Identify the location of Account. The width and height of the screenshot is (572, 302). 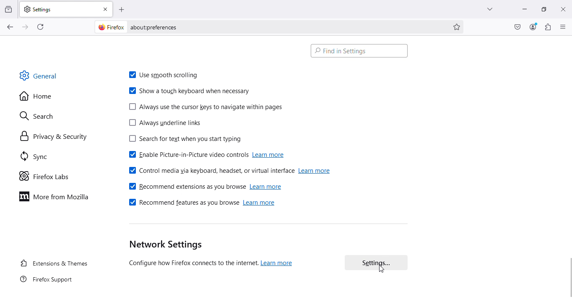
(533, 27).